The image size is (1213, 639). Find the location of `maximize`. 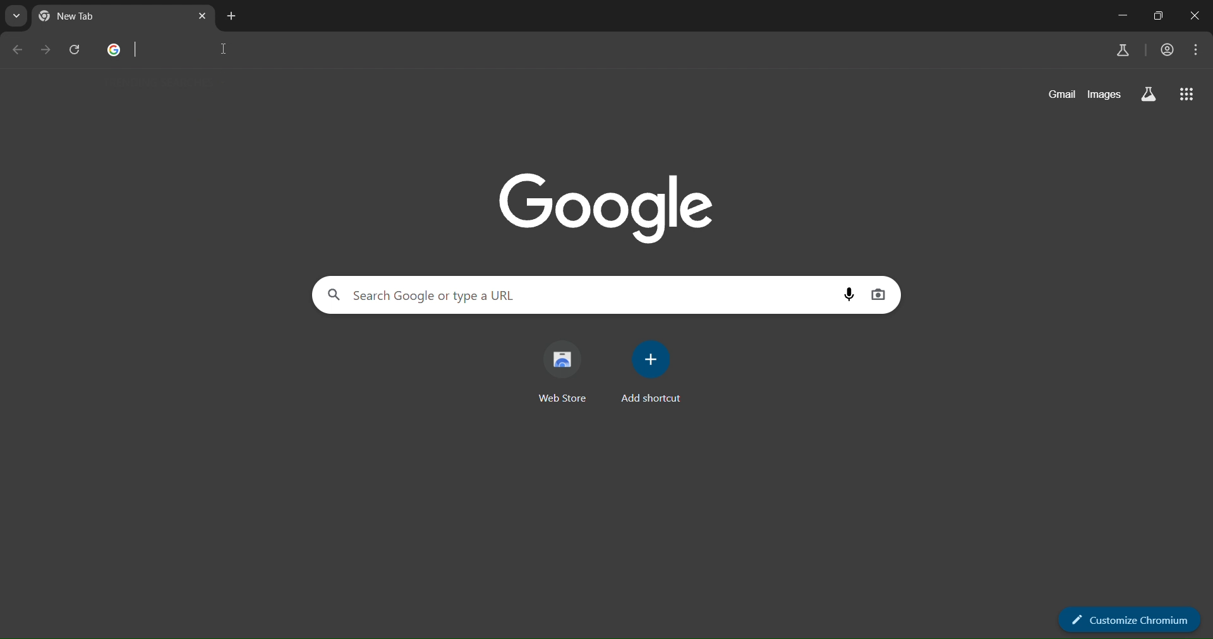

maximize is located at coordinates (1154, 16).